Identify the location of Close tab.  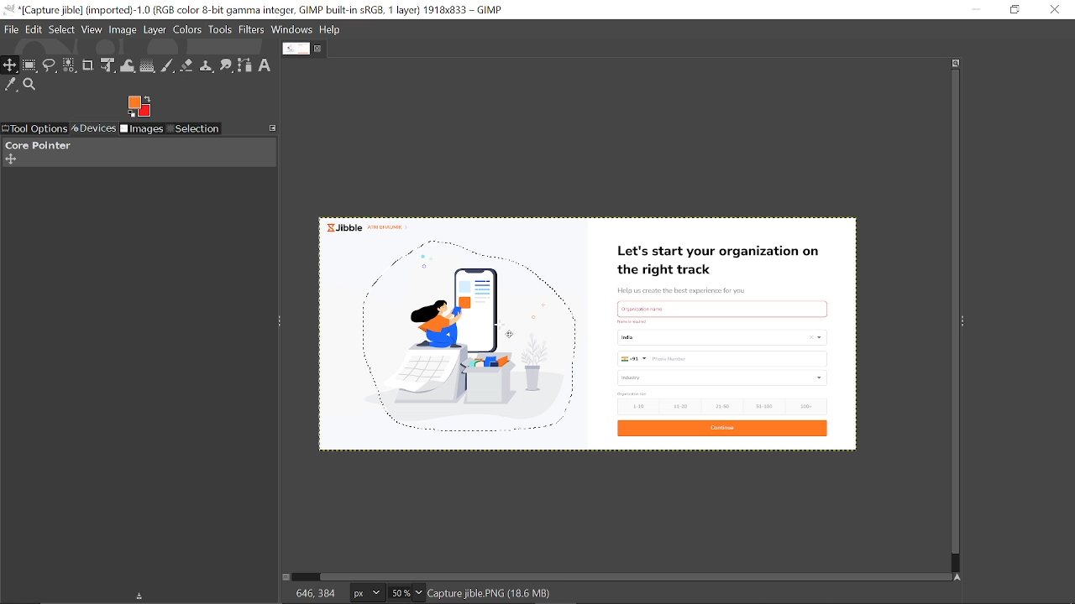
(319, 49).